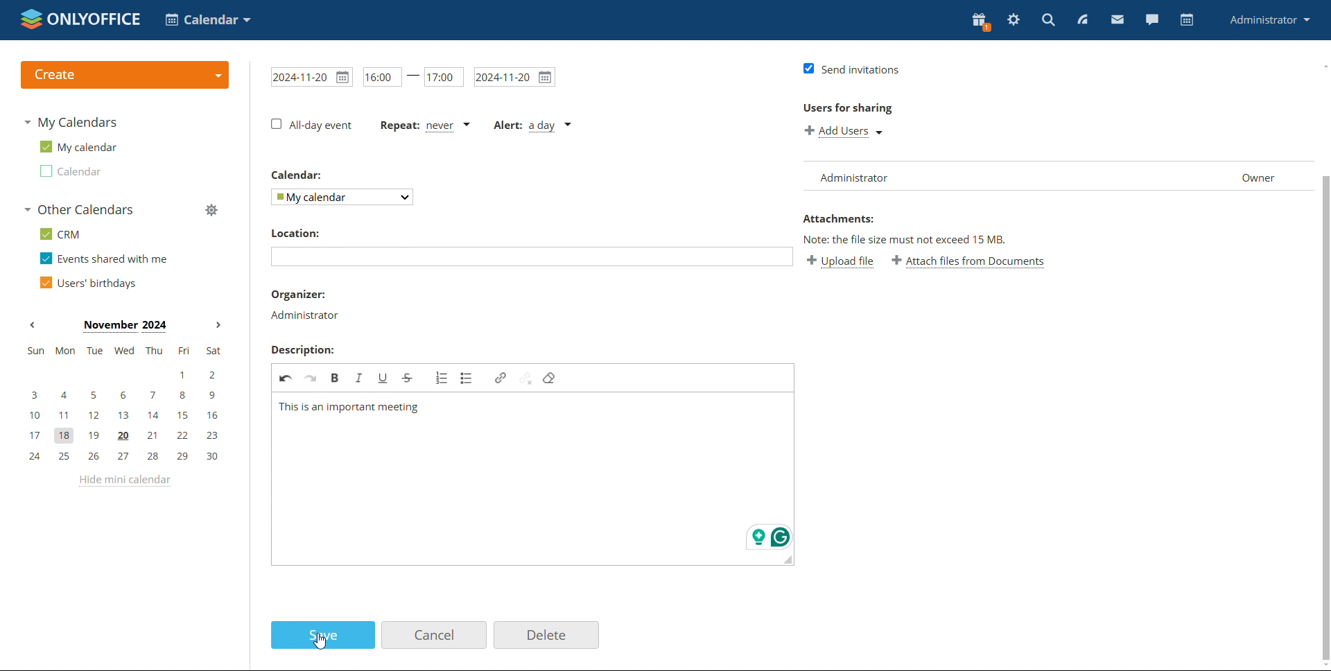 The width and height of the screenshot is (1331, 671). Describe the element at coordinates (850, 69) in the screenshot. I see `send invitations` at that location.